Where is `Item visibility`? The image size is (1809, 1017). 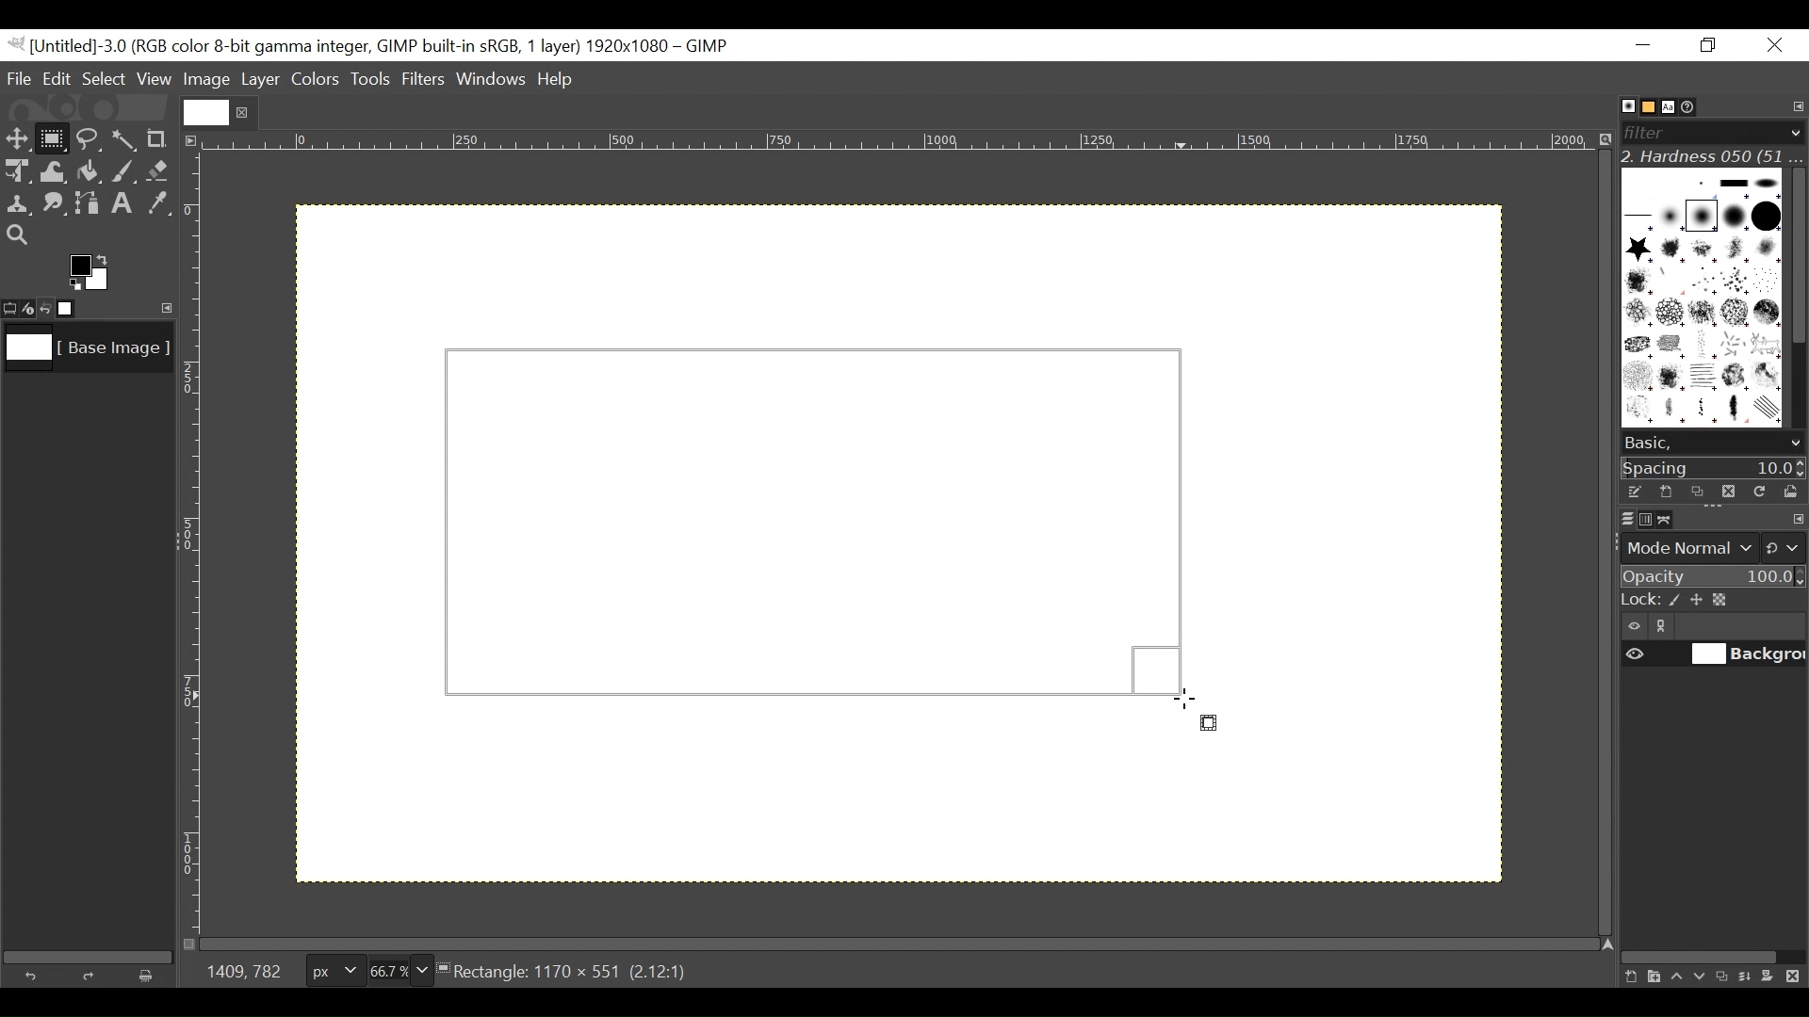
Item visibility is located at coordinates (1635, 627).